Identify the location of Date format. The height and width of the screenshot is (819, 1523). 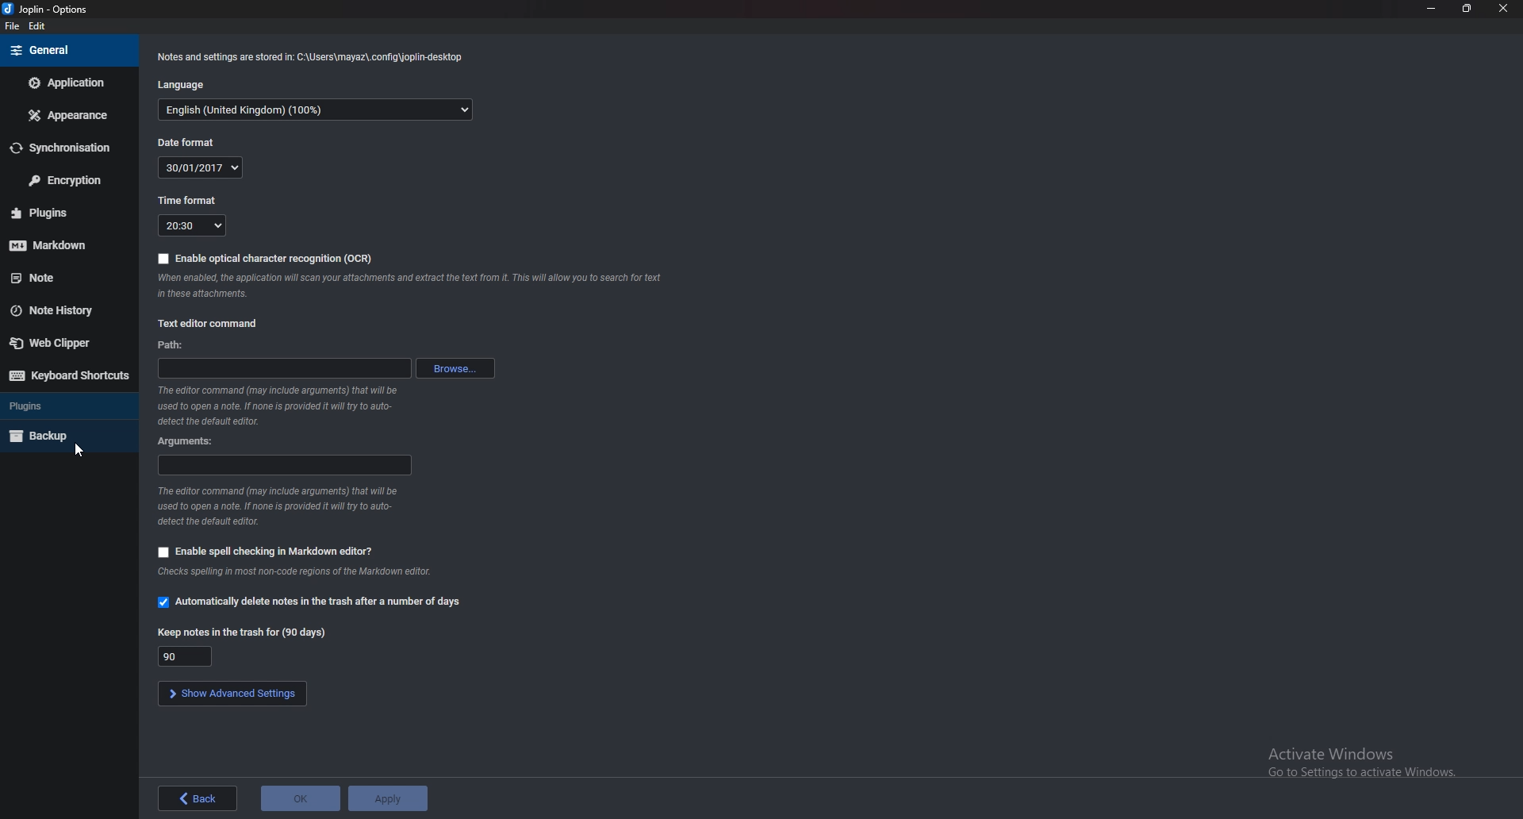
(198, 167).